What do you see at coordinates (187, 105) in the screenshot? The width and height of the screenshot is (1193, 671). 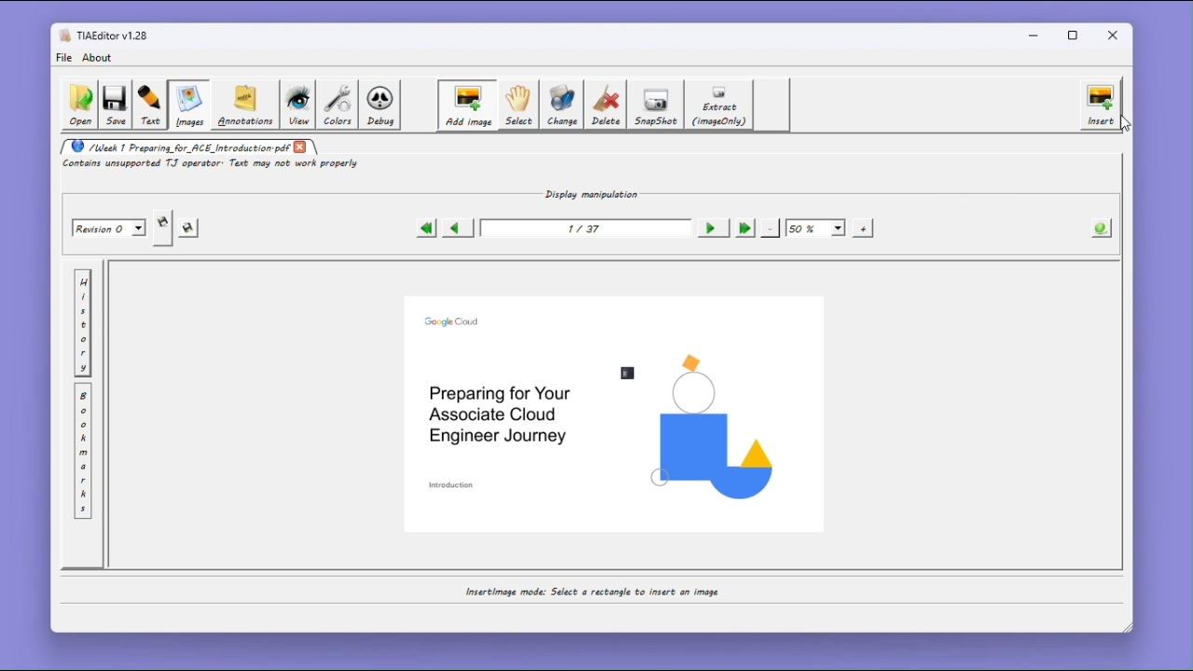 I see `Images` at bounding box center [187, 105].